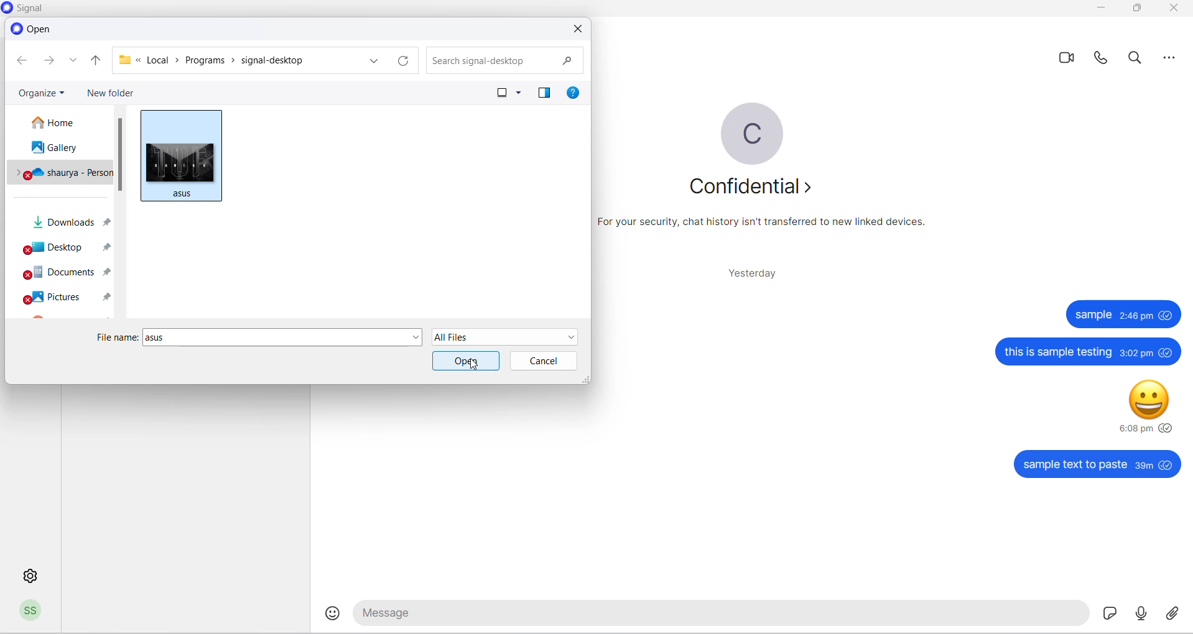  Describe the element at coordinates (1167, 352) in the screenshot. I see `seen` at that location.